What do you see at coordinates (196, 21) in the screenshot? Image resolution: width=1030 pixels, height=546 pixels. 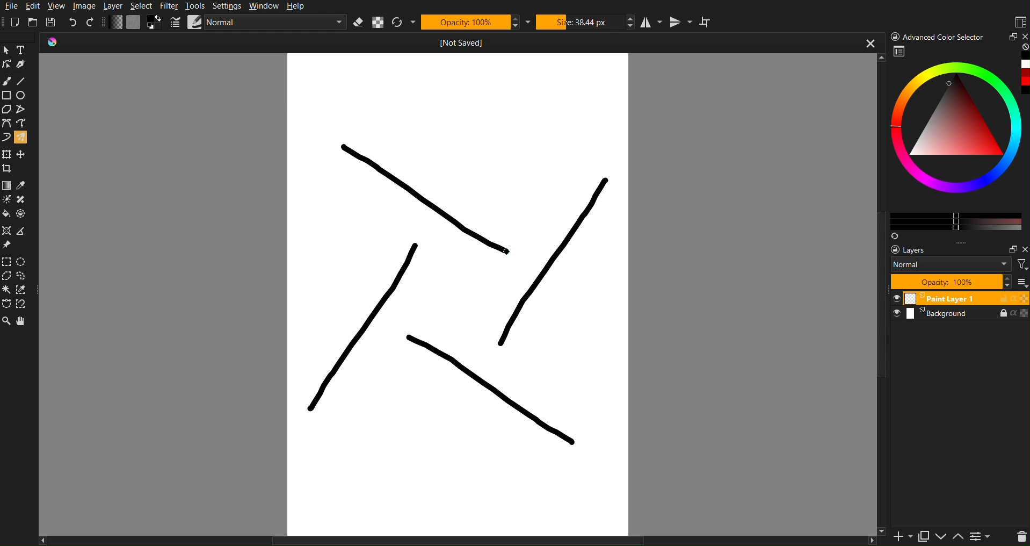 I see `Line Options` at bounding box center [196, 21].